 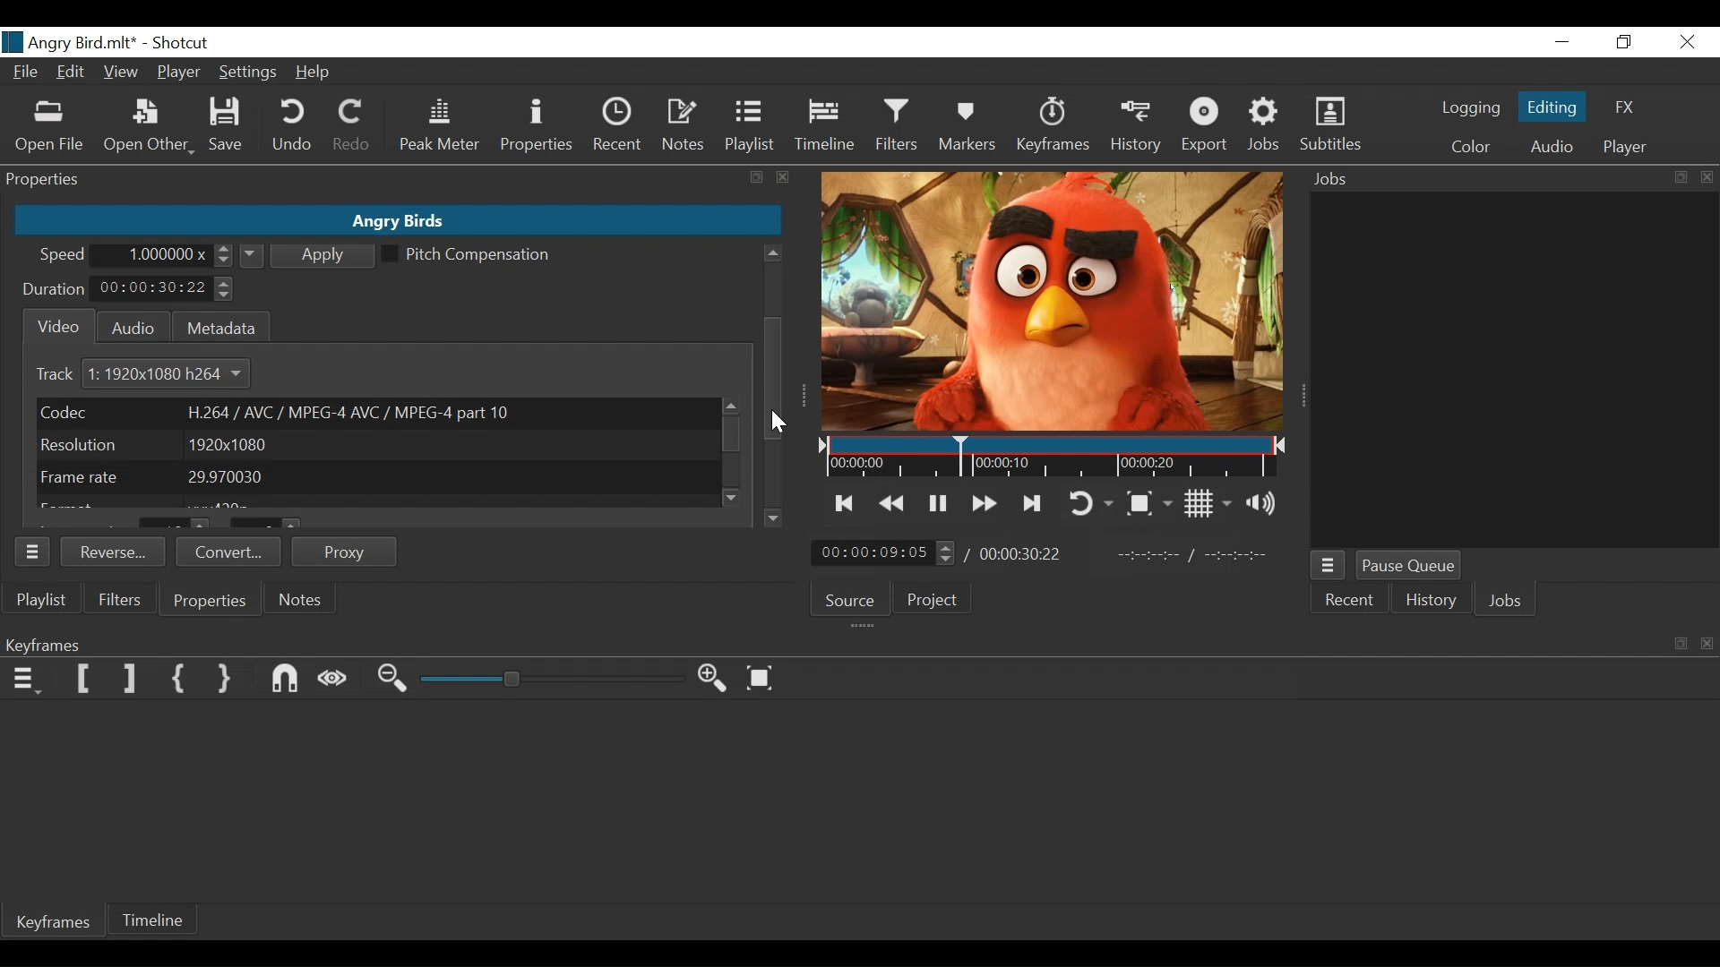 I want to click on Keyframe, so click(x=1055, y=130).